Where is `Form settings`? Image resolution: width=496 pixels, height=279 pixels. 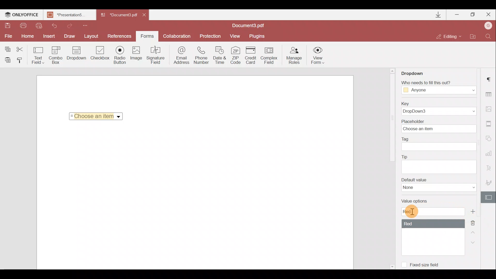 Form settings is located at coordinates (489, 197).